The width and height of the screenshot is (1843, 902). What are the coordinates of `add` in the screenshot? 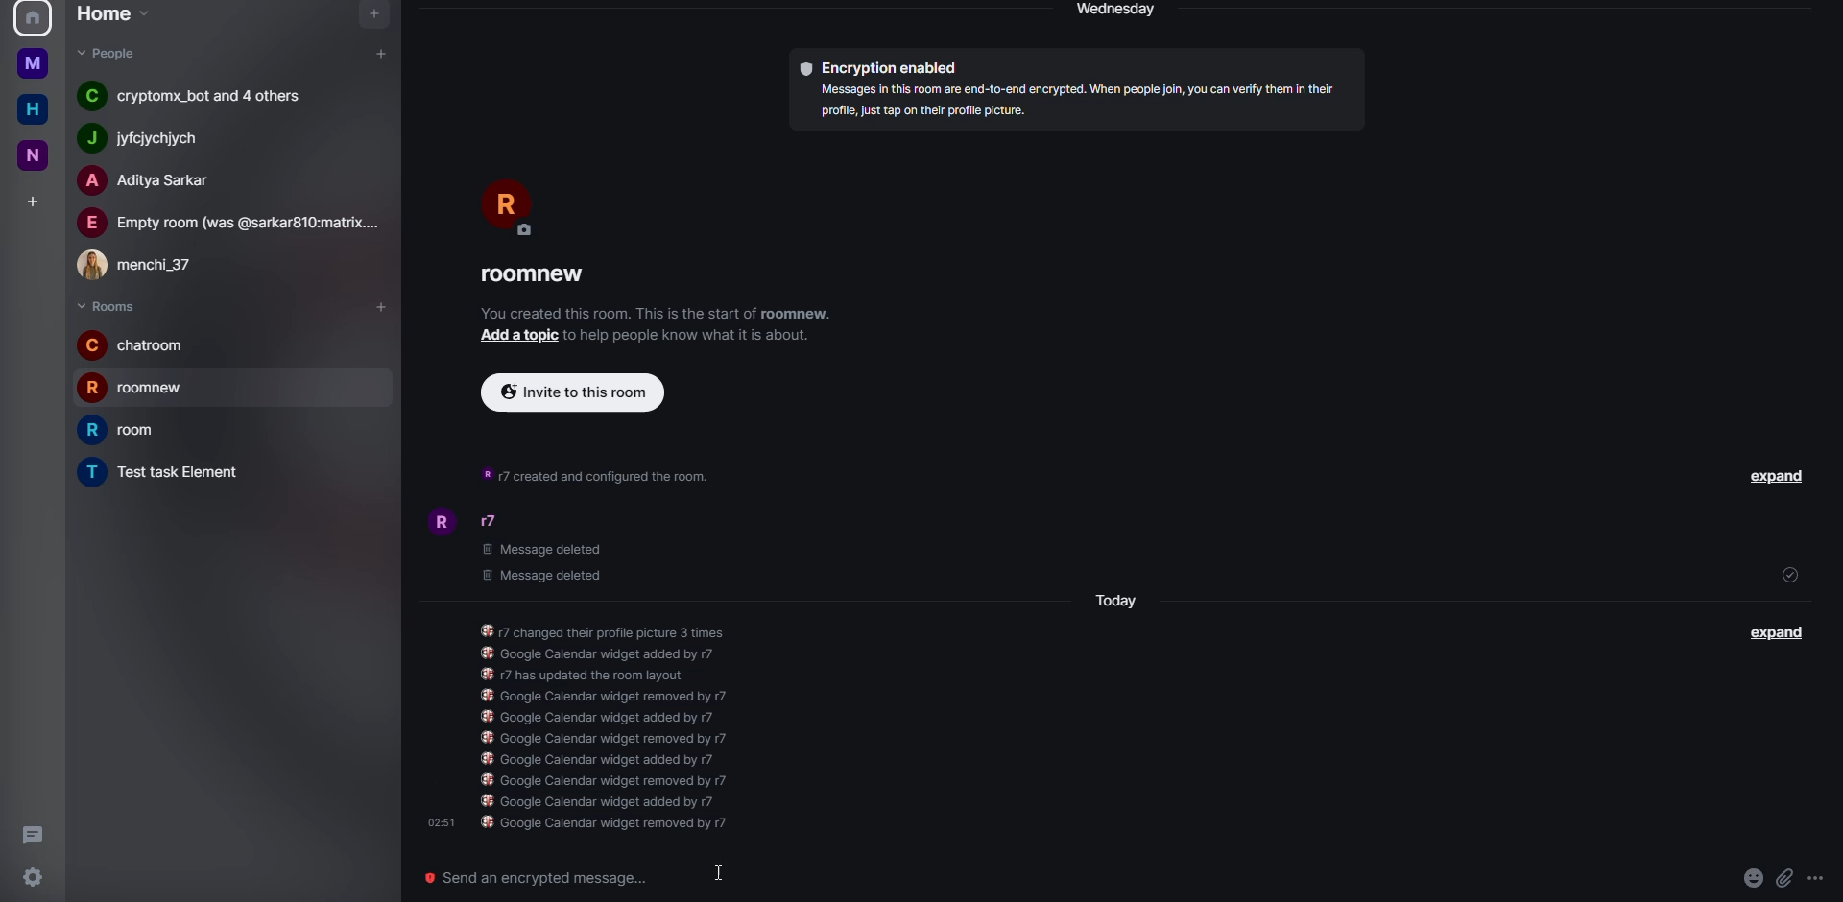 It's located at (33, 199).